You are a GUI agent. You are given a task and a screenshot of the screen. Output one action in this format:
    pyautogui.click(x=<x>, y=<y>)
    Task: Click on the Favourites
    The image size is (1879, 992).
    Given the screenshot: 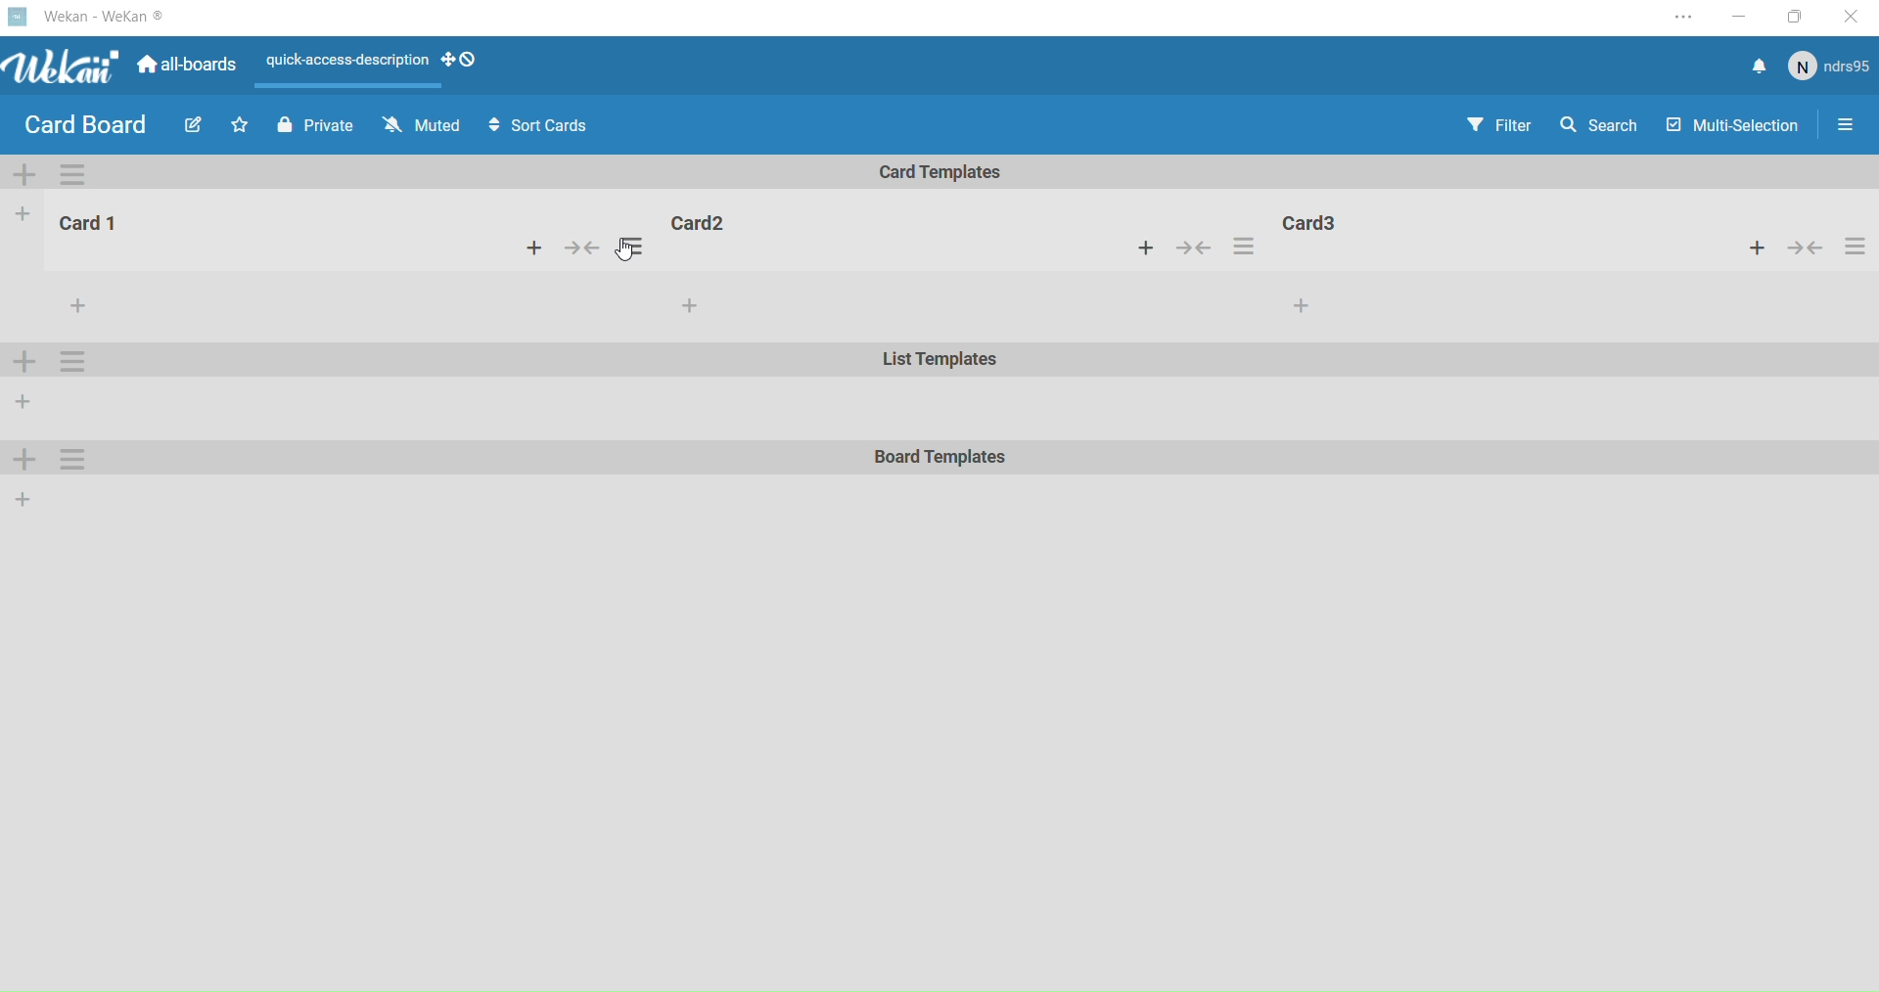 What is the action you would take?
    pyautogui.click(x=241, y=125)
    